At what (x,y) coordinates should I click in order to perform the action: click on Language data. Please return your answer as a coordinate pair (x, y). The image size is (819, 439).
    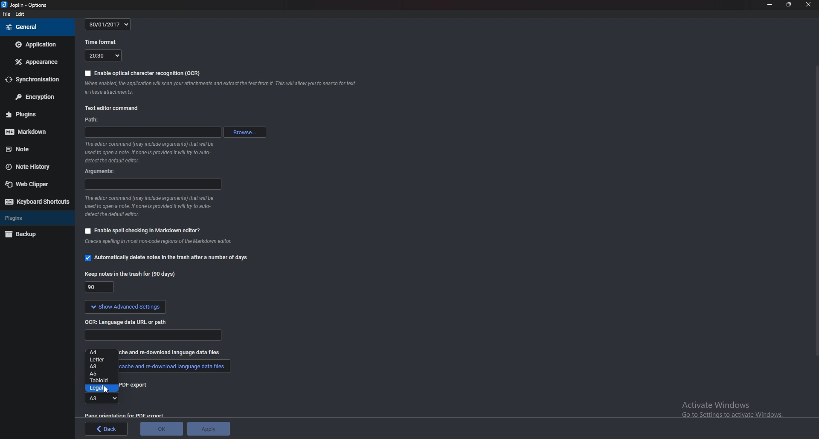
    Looking at the image, I should click on (154, 335).